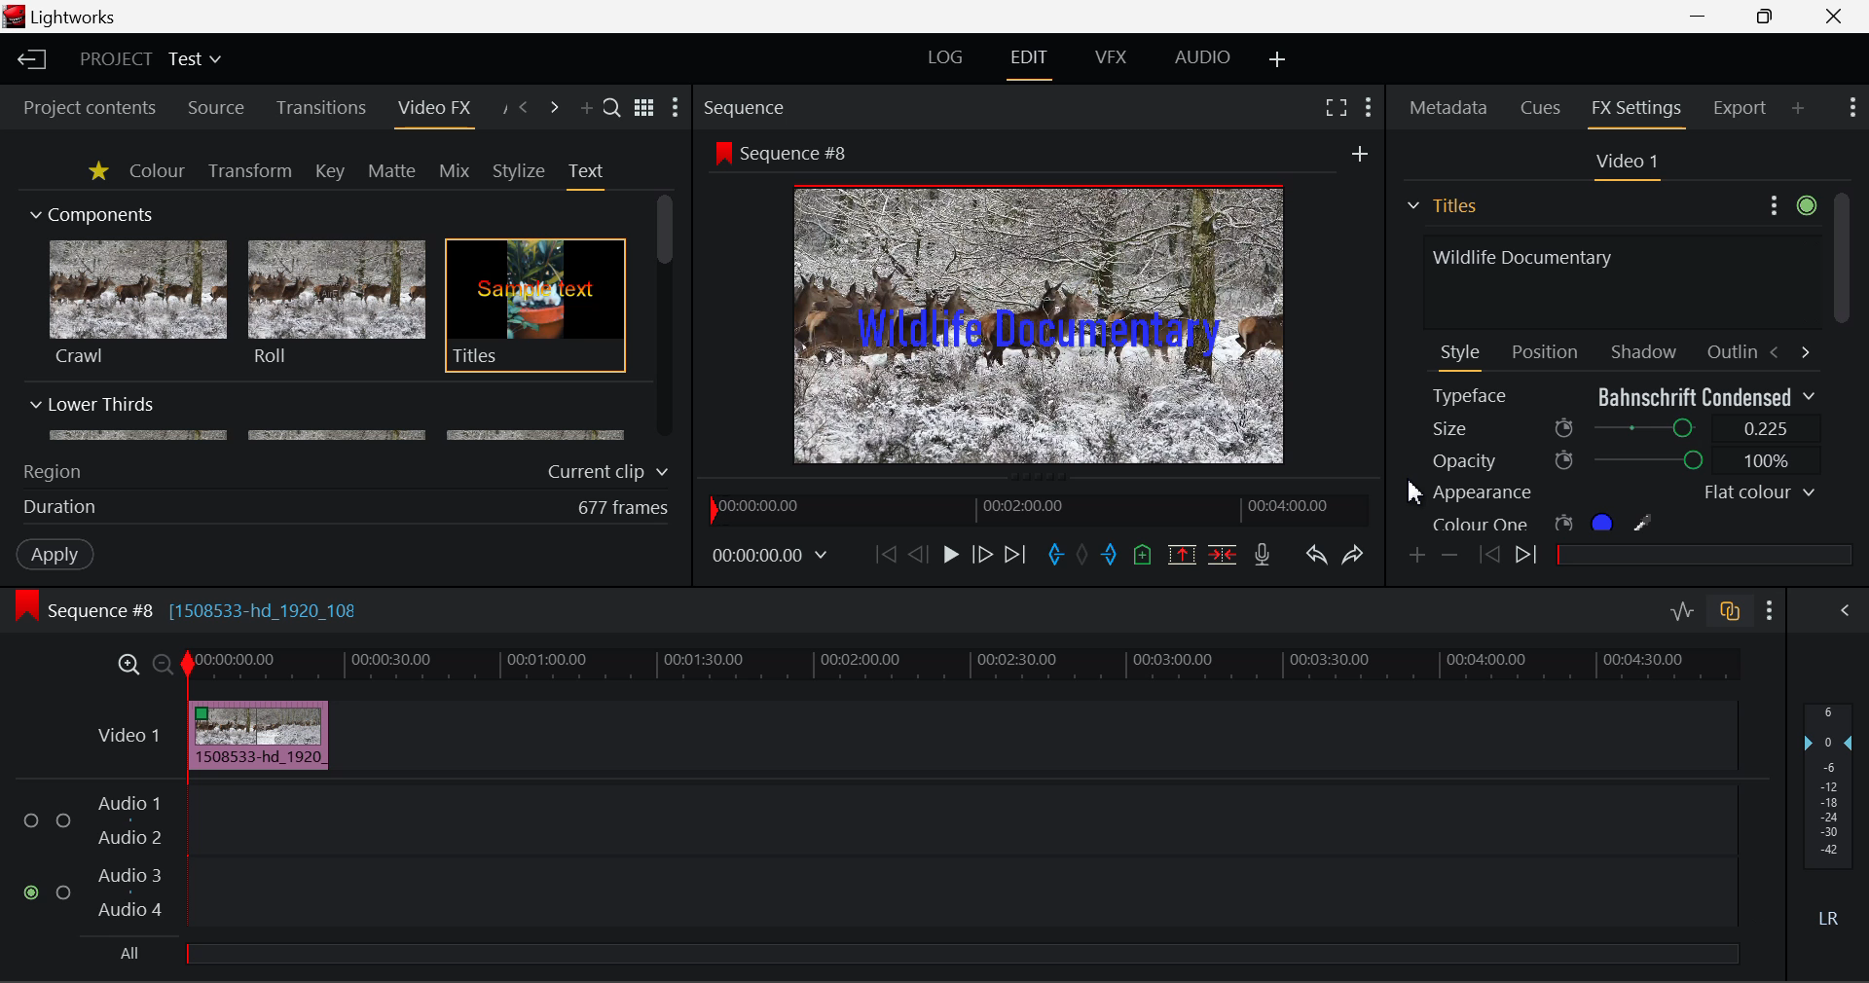 Image resolution: width=1869 pixels, height=983 pixels. What do you see at coordinates (390, 170) in the screenshot?
I see `Matte` at bounding box center [390, 170].